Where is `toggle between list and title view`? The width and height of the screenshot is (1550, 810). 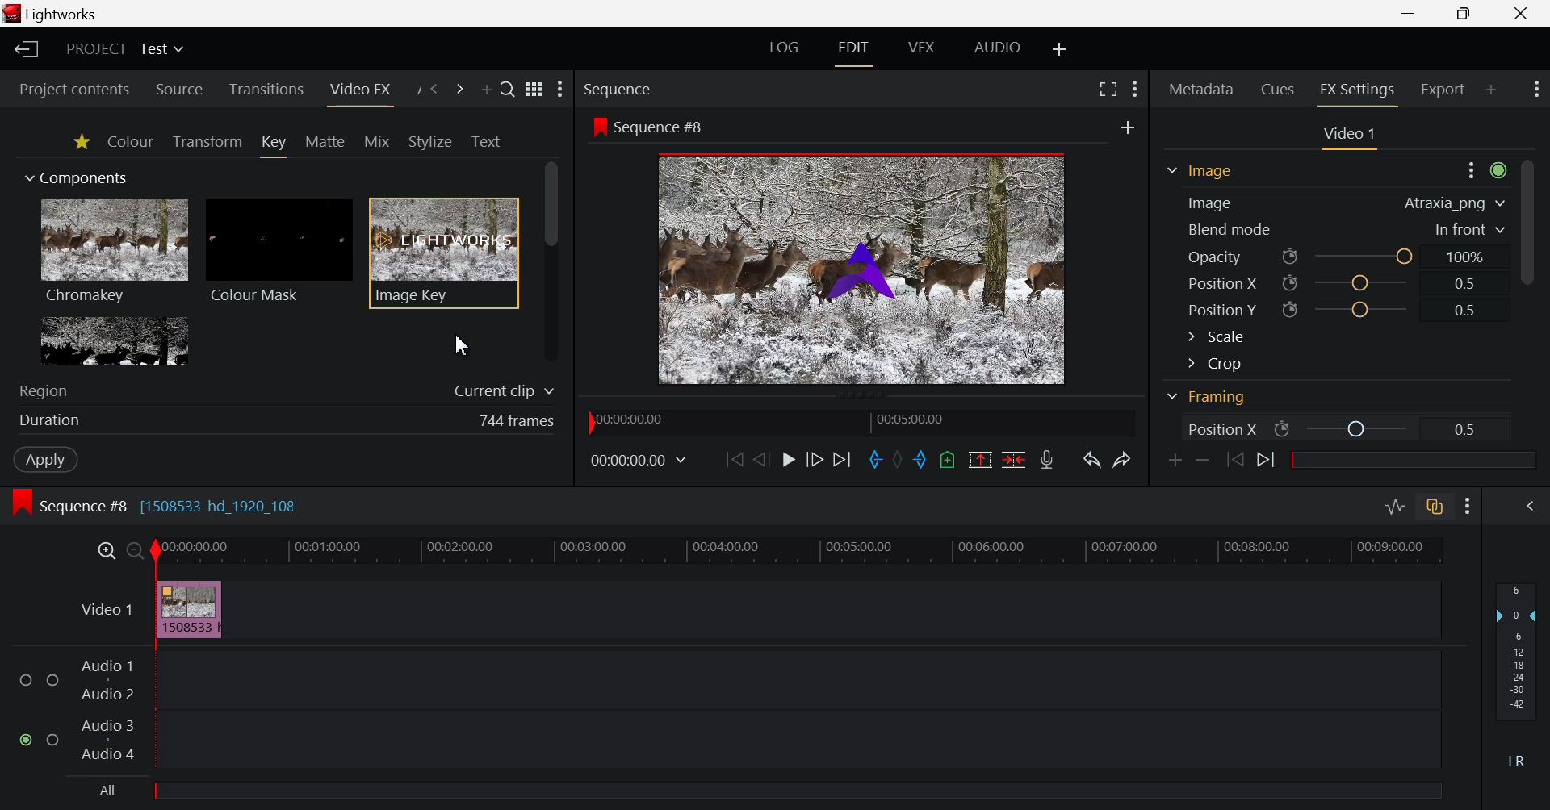
toggle between list and title view is located at coordinates (534, 87).